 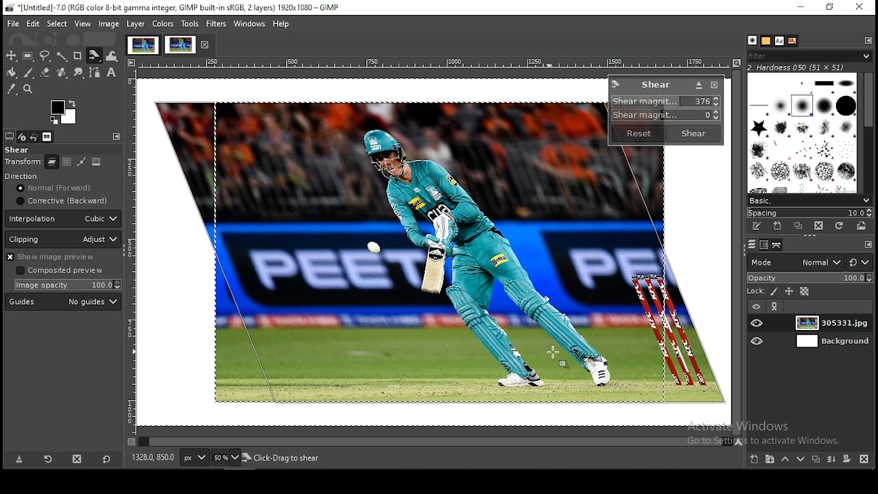 I want to click on shear magnitude, so click(x=663, y=116).